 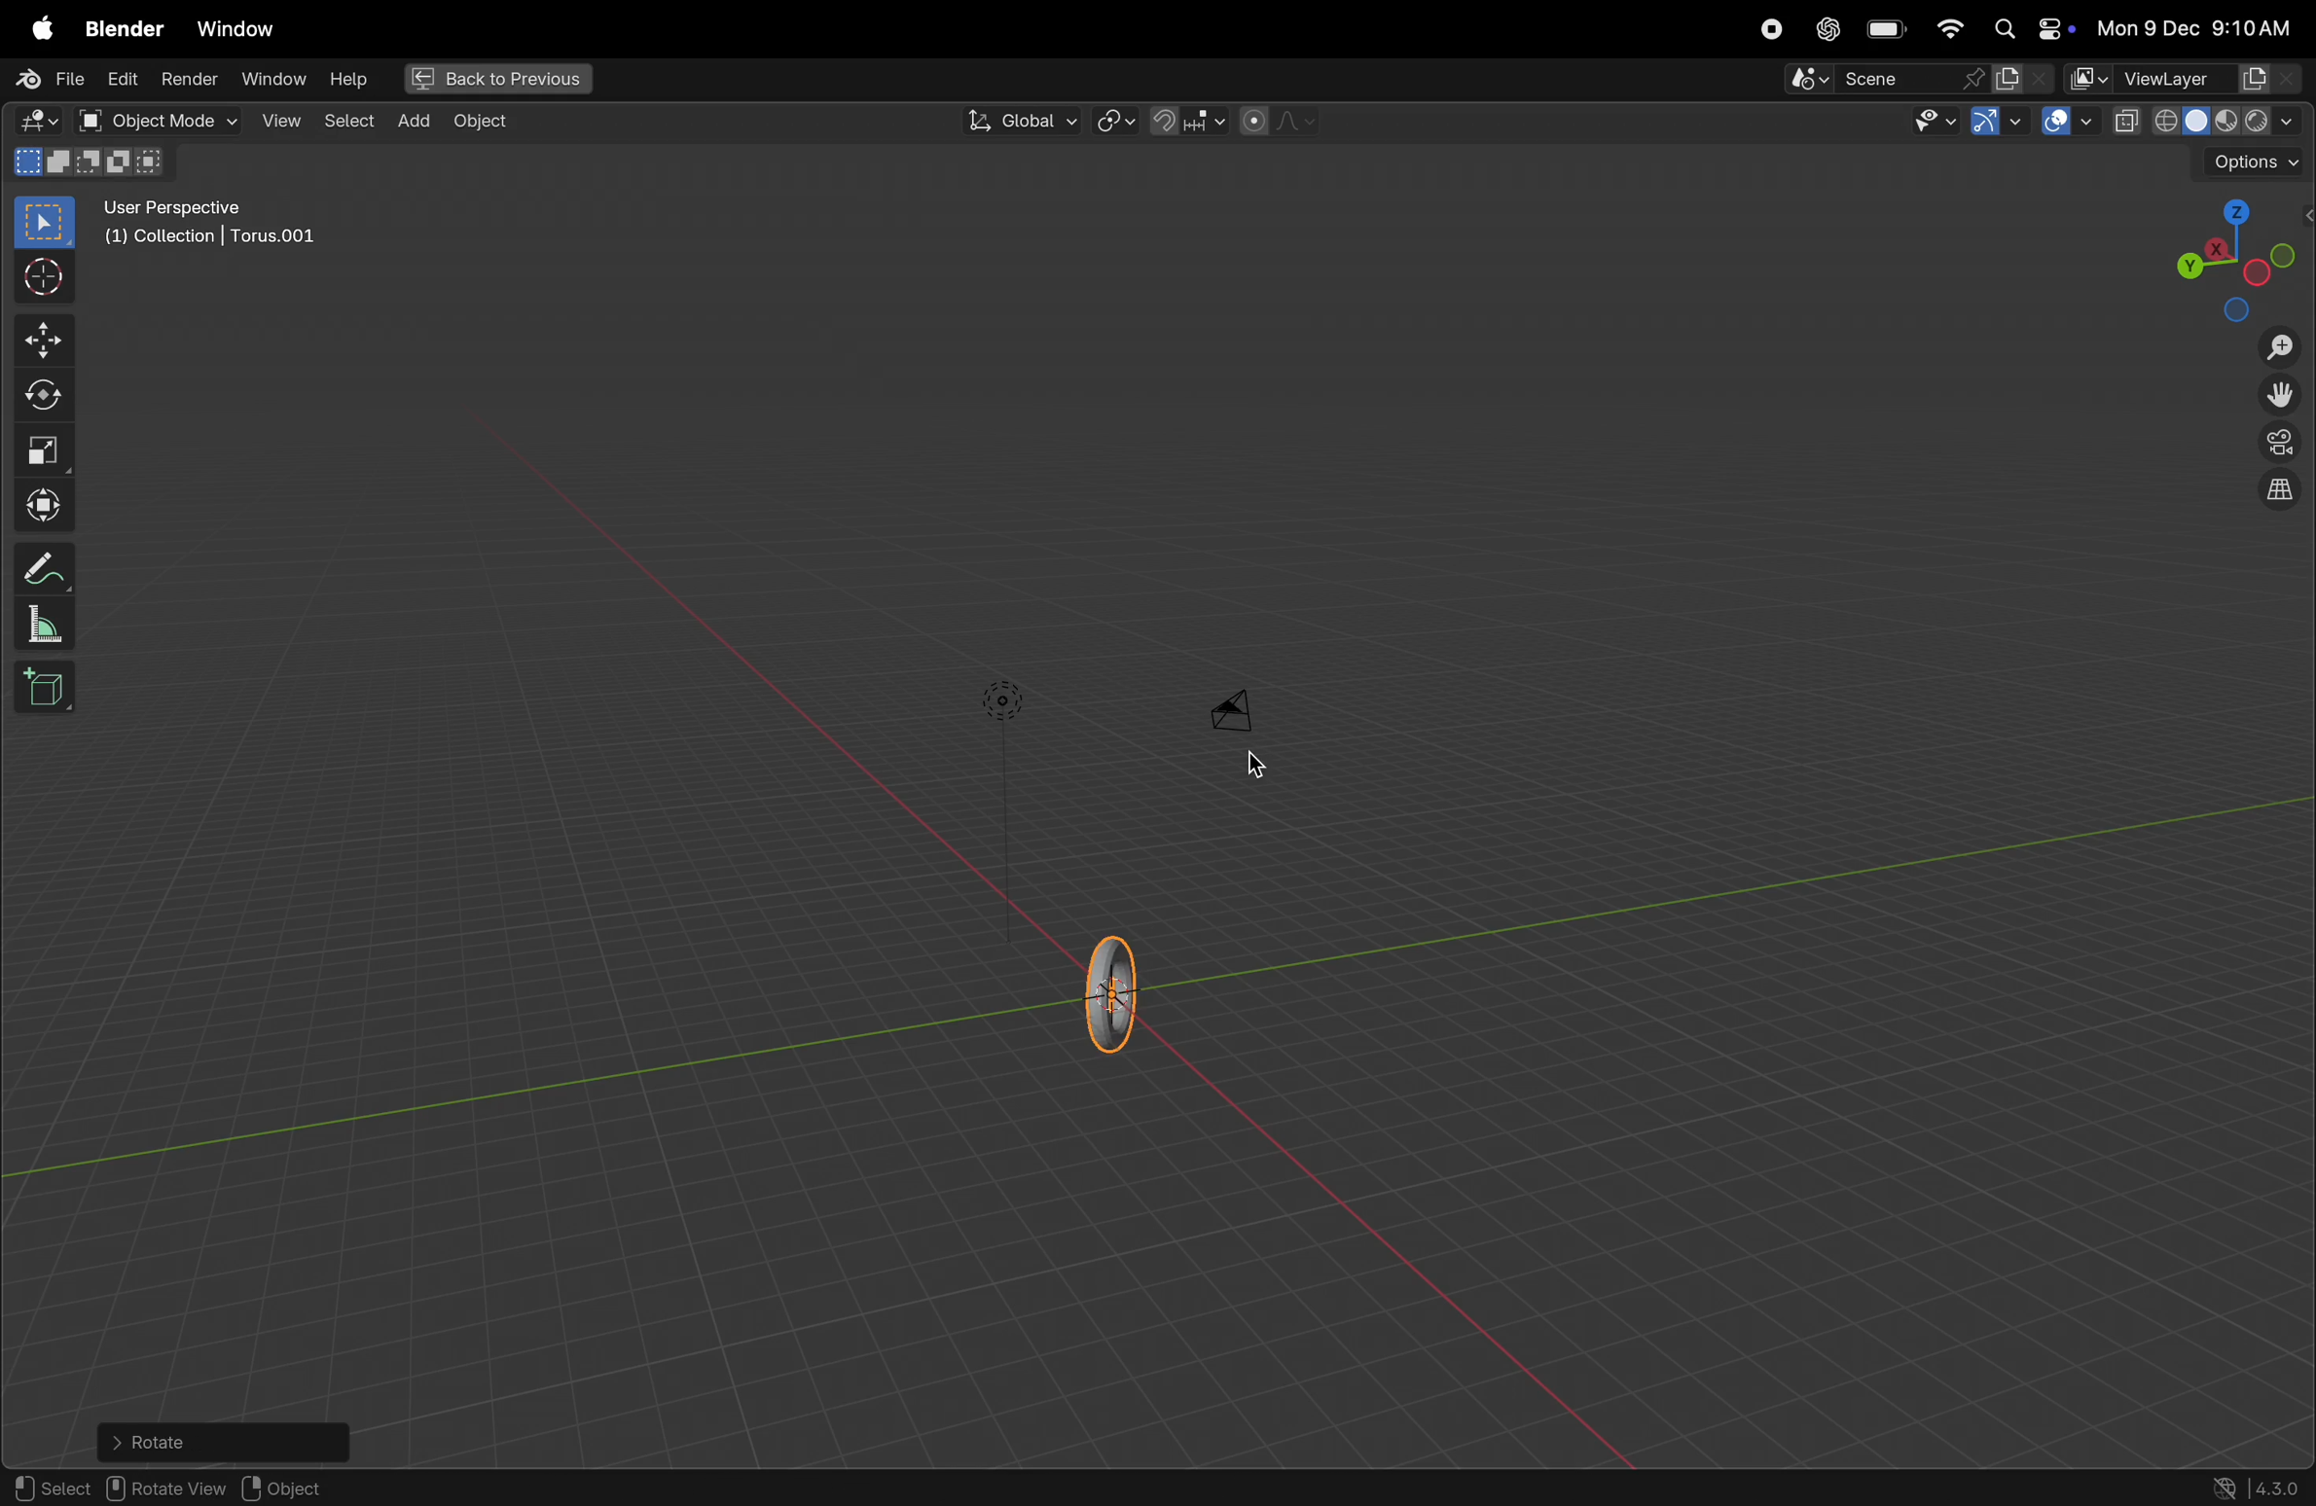 What do you see at coordinates (44, 627) in the screenshot?
I see `measure` at bounding box center [44, 627].